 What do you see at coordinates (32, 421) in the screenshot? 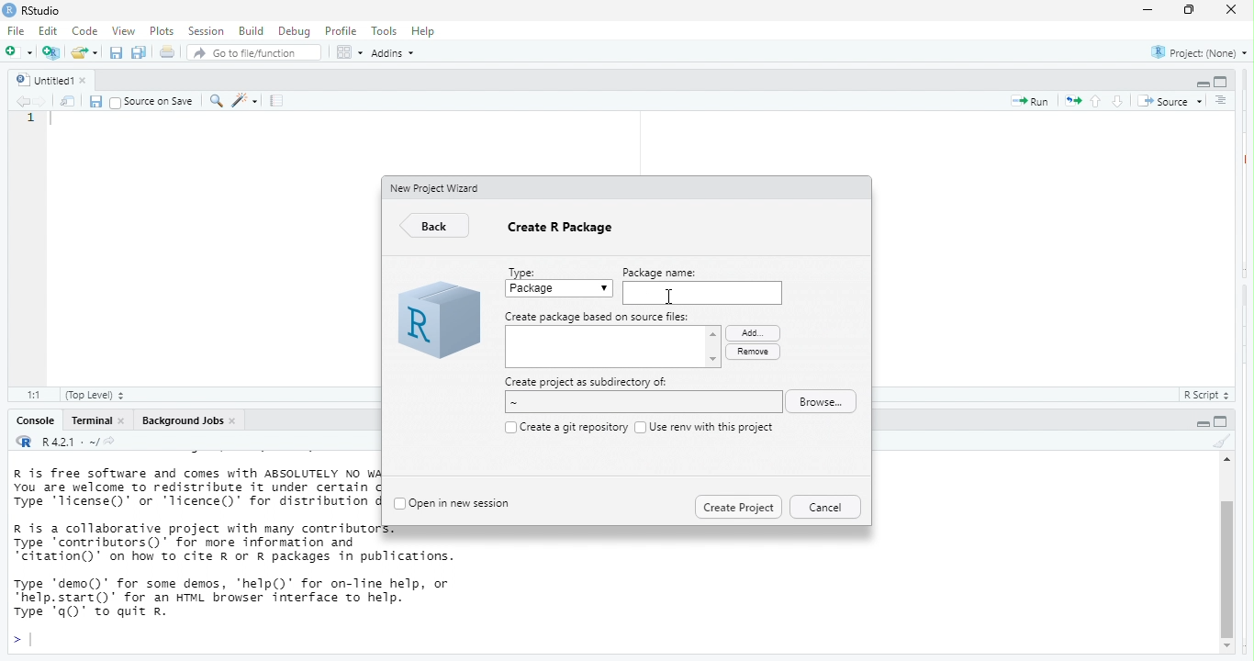
I see `Console` at bounding box center [32, 421].